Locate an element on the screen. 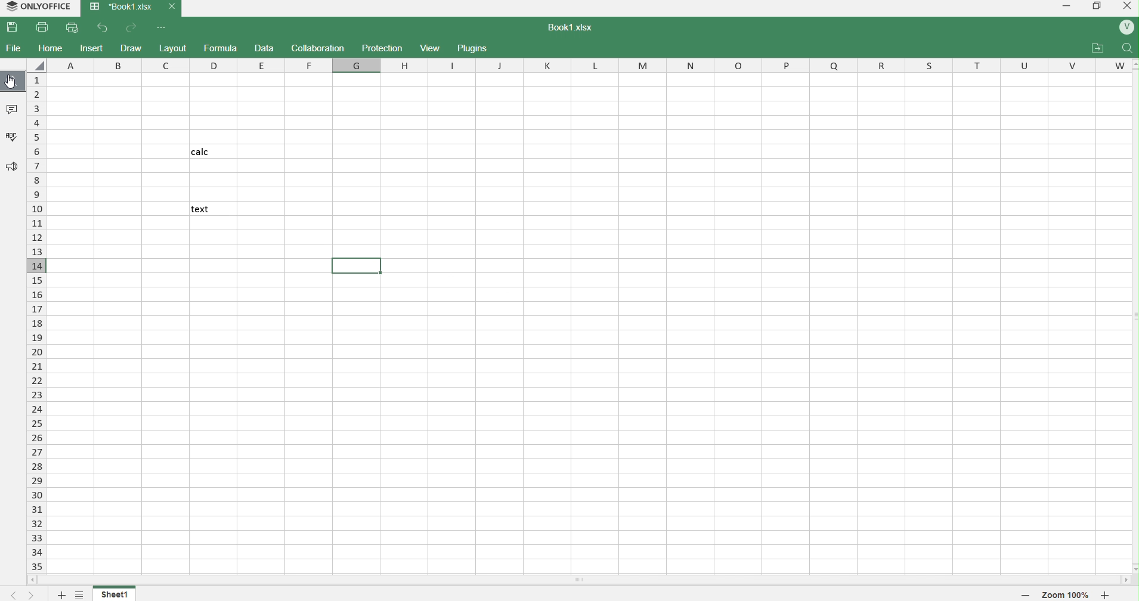  previous sheet is located at coordinates (8, 594).